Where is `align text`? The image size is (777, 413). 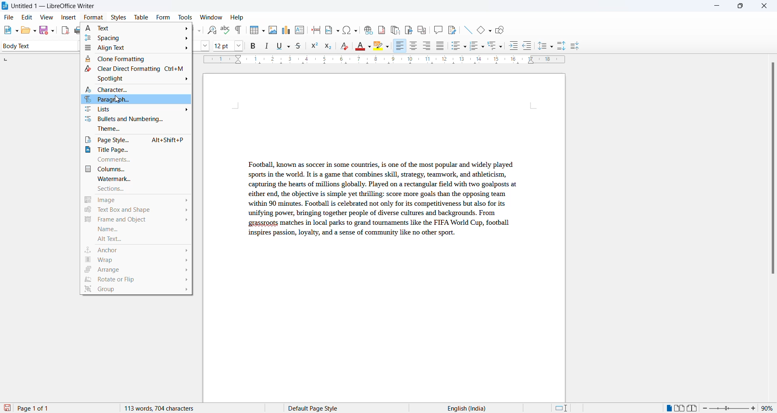
align text is located at coordinates (137, 47).